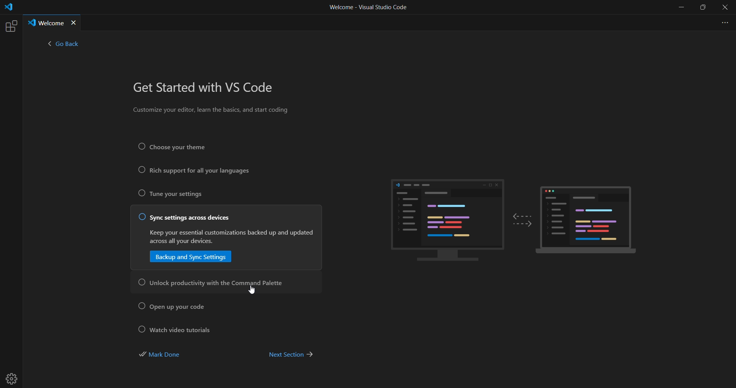 The image size is (736, 388). Describe the element at coordinates (170, 354) in the screenshot. I see `mark done` at that location.